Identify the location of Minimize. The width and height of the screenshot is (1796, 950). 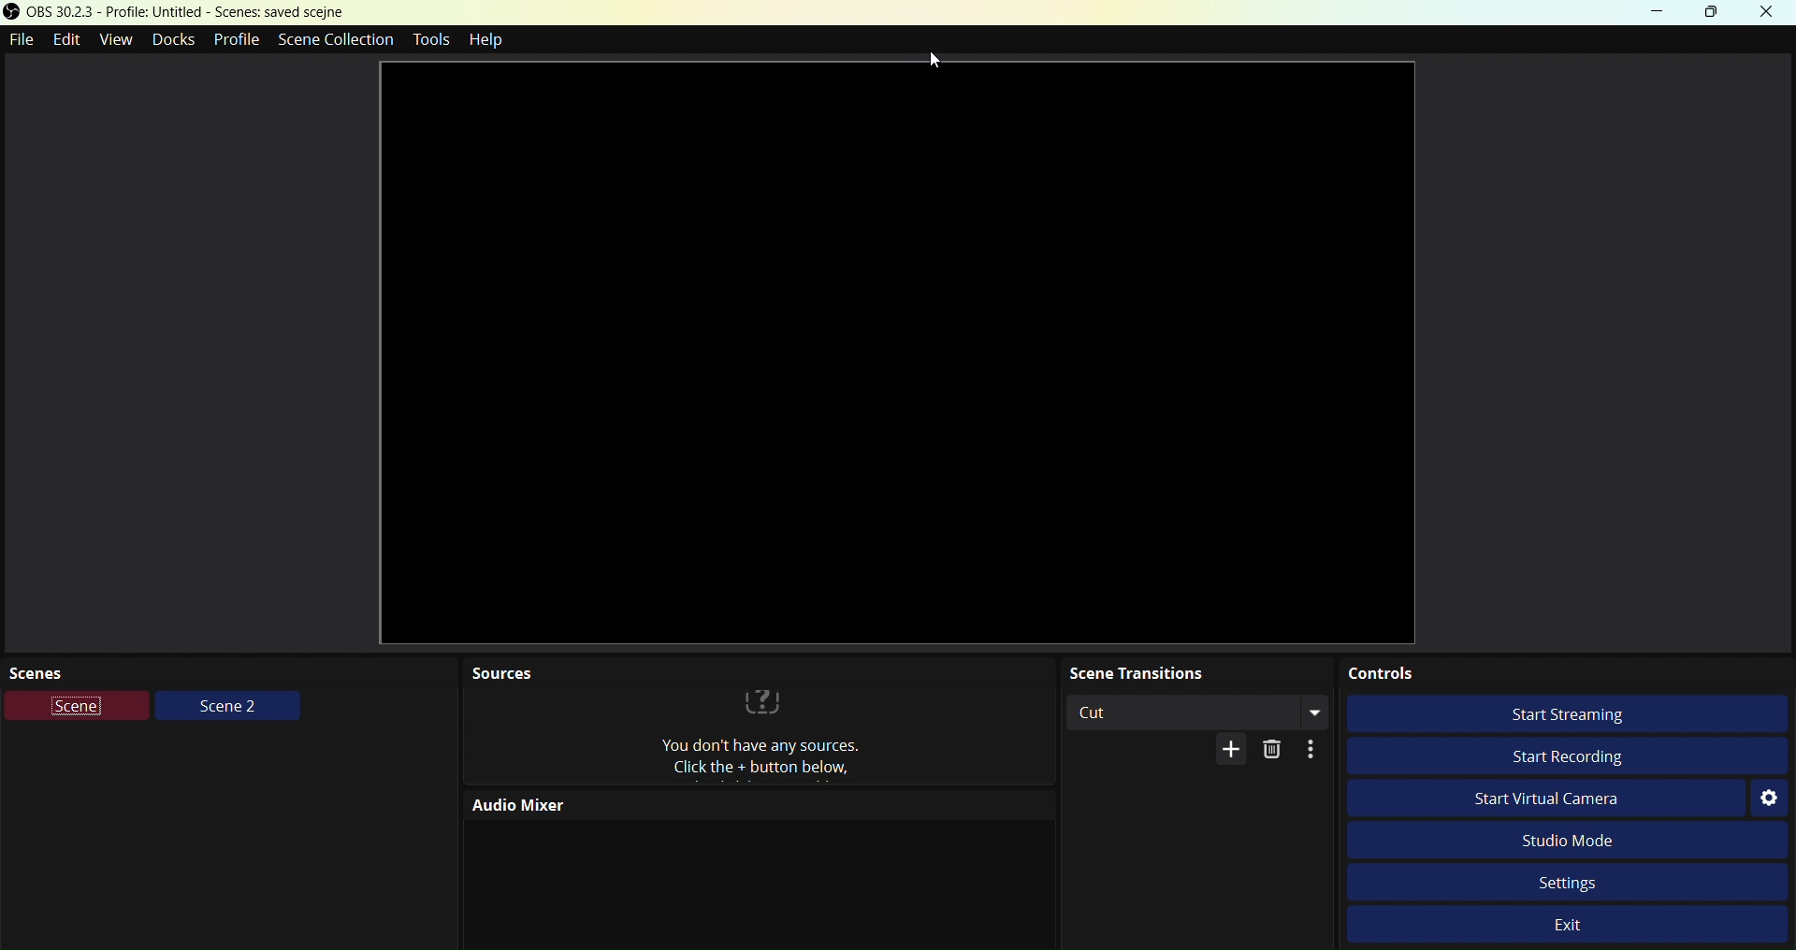
(1658, 14).